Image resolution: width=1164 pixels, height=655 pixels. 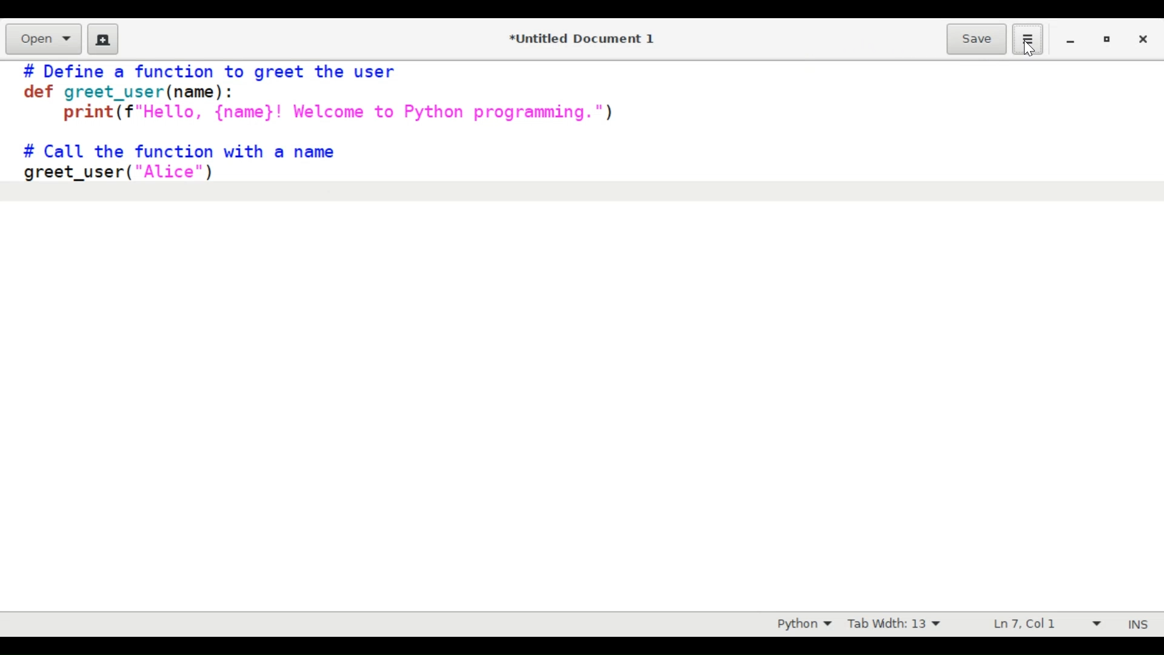 I want to click on Tab Width, so click(x=892, y=624).